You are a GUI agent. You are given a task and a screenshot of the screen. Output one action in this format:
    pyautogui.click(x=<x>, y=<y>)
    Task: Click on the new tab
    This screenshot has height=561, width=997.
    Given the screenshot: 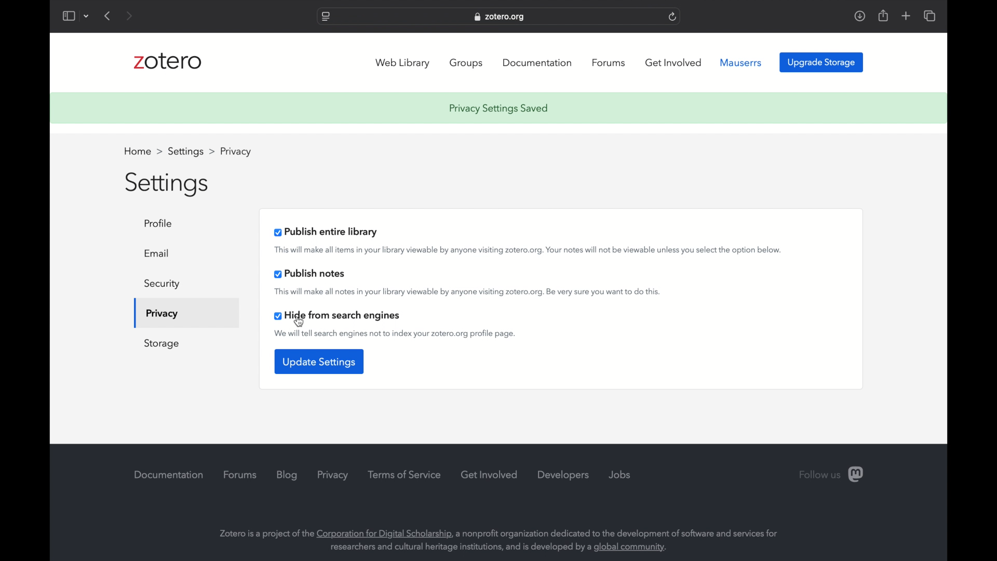 What is the action you would take?
    pyautogui.click(x=906, y=16)
    